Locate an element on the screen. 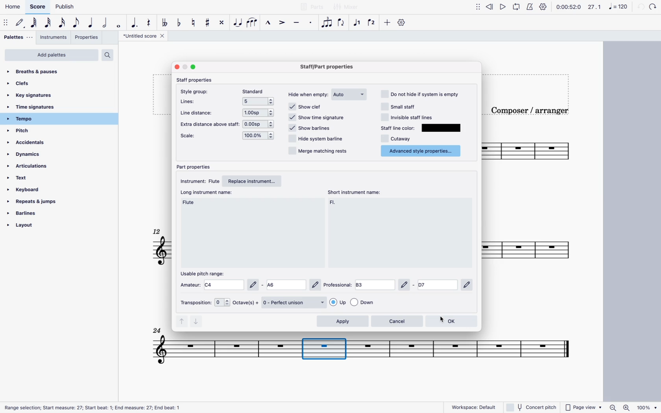 The height and width of the screenshot is (413, 661). down is located at coordinates (198, 323).